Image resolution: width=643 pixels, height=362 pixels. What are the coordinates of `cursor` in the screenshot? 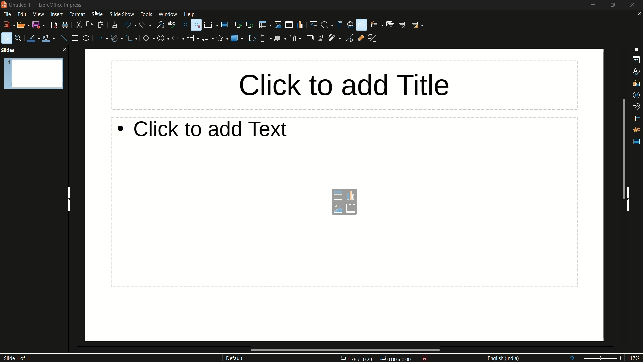 It's located at (96, 13).